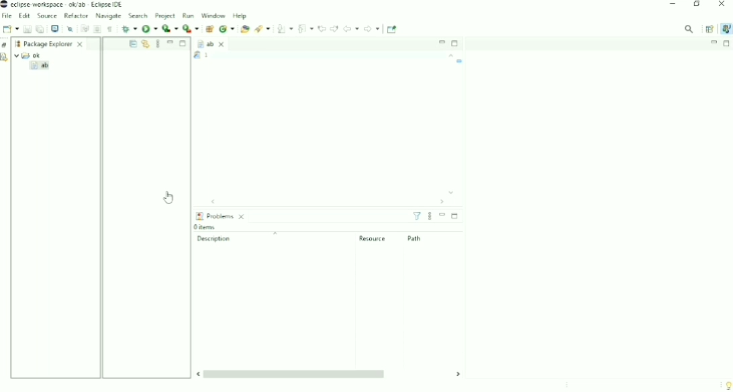 Image resolution: width=733 pixels, height=392 pixels. What do you see at coordinates (170, 42) in the screenshot?
I see `Minimize` at bounding box center [170, 42].